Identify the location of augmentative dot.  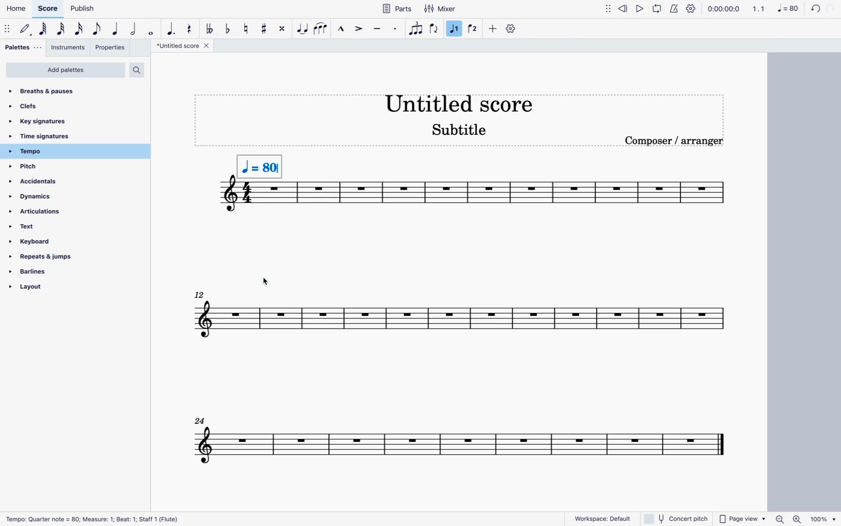
(171, 29).